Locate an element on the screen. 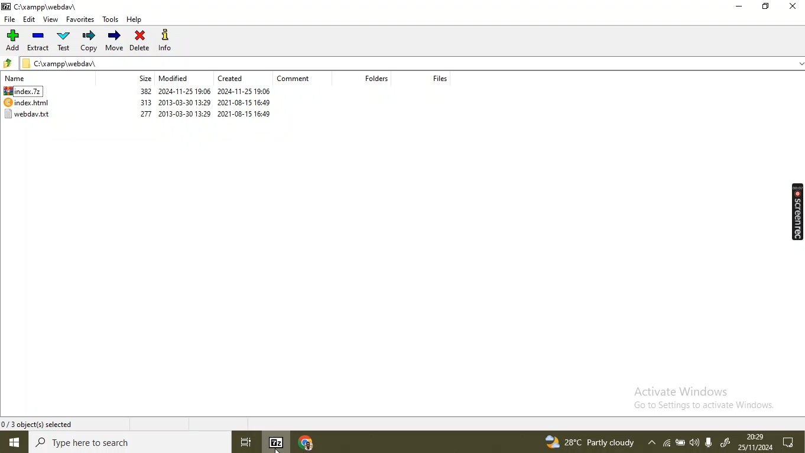  C\xampp\webdav\ is located at coordinates (50, 6).